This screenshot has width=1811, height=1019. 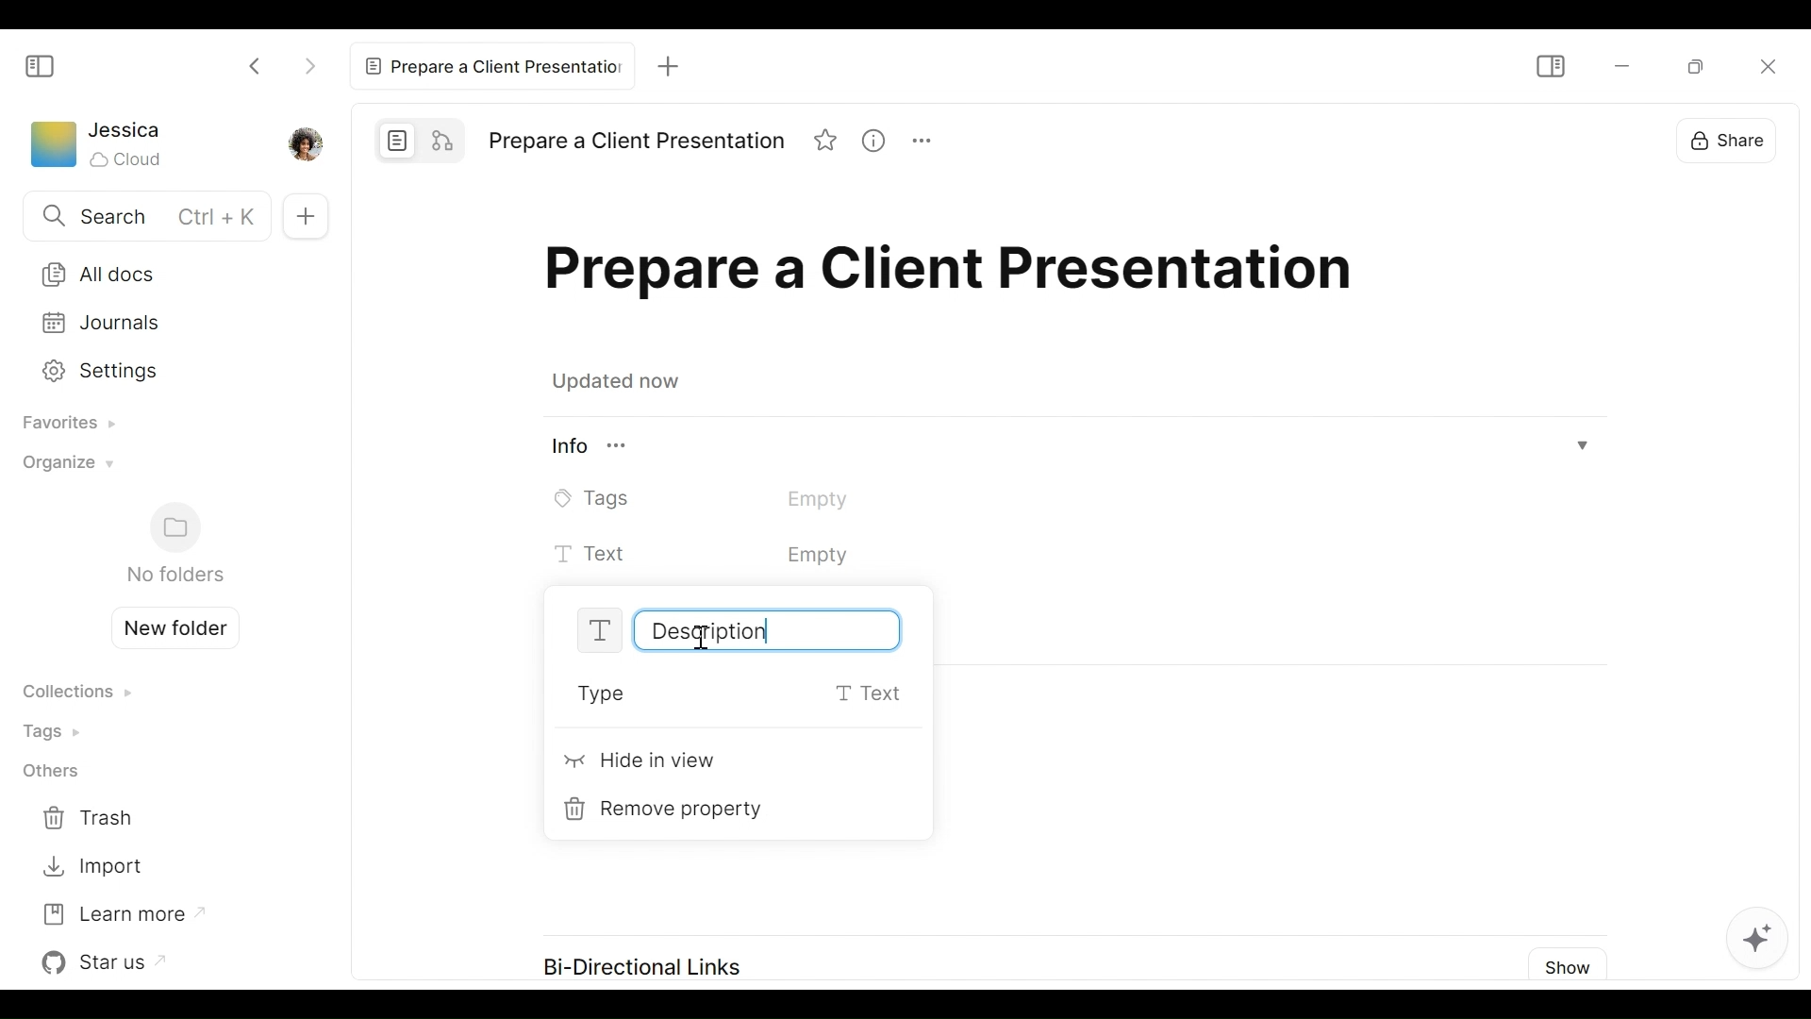 What do you see at coordinates (930, 143) in the screenshot?
I see `More` at bounding box center [930, 143].